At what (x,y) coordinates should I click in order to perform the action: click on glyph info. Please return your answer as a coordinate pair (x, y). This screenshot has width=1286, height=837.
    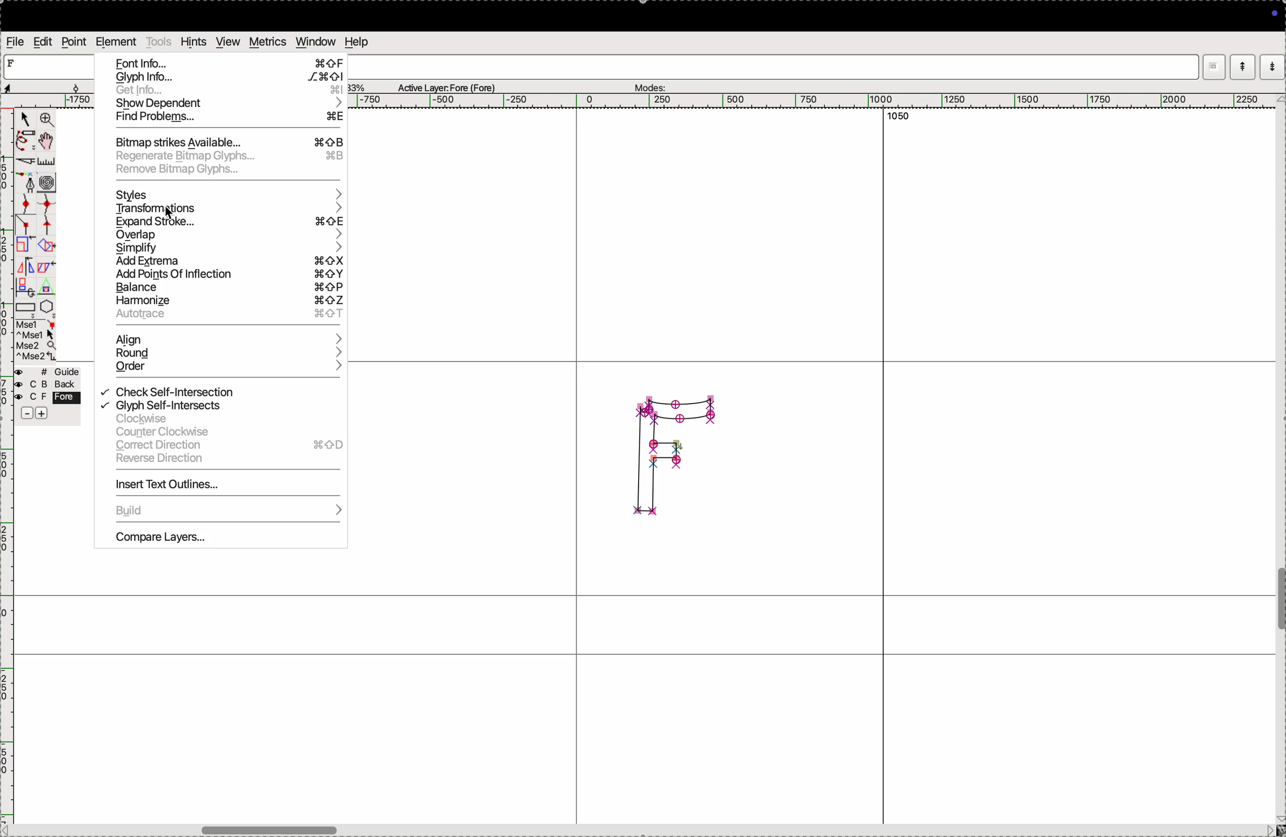
    Looking at the image, I should click on (230, 77).